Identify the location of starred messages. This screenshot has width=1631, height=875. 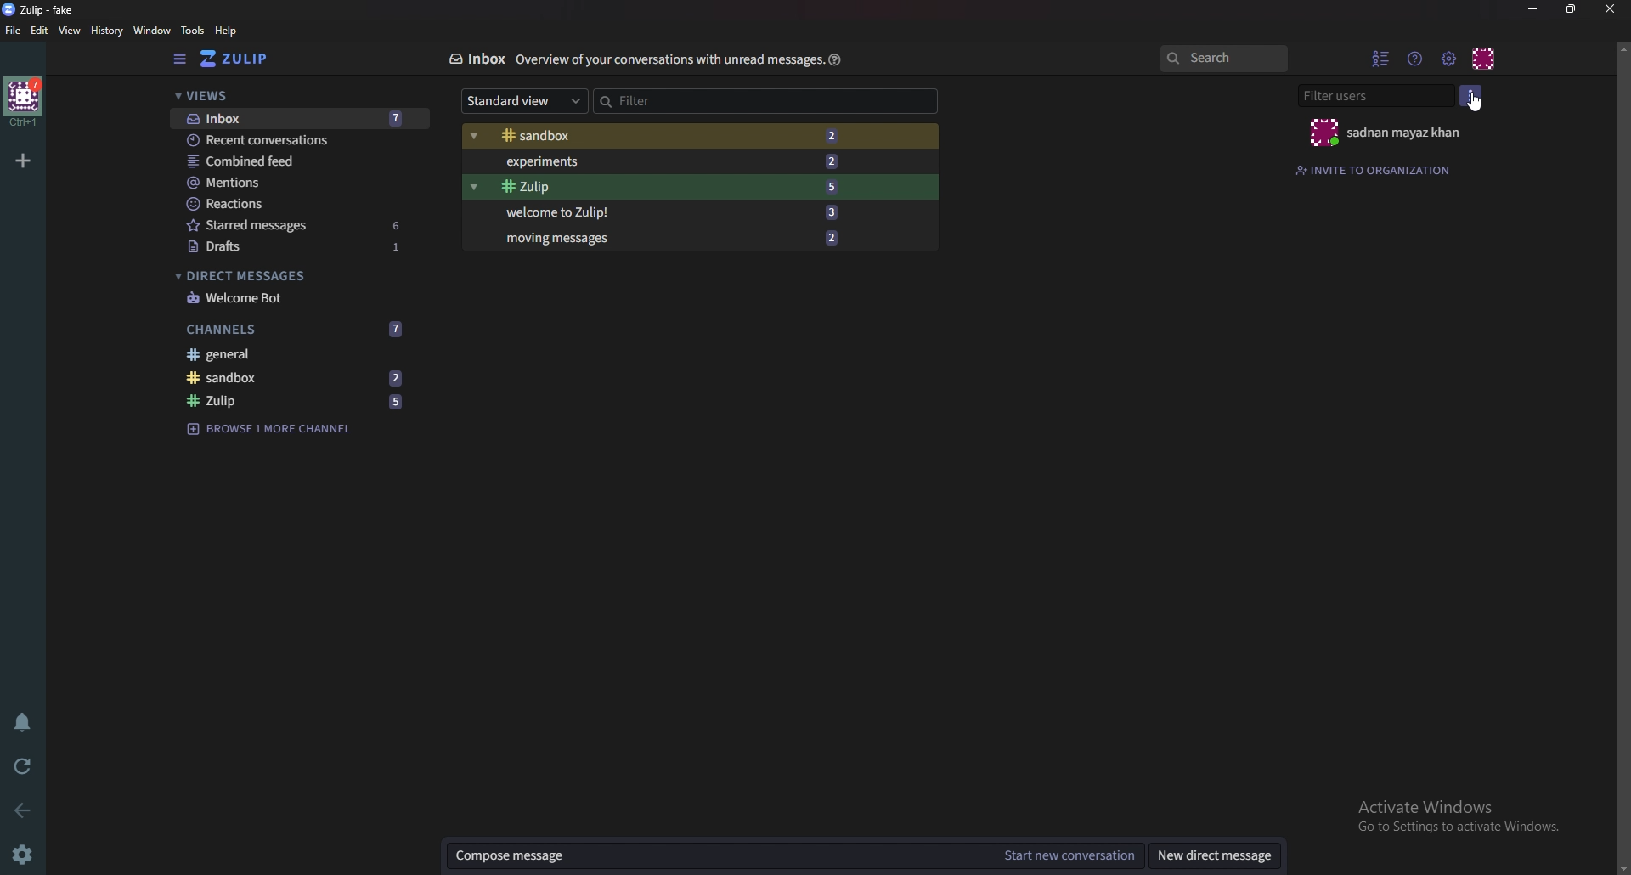
(295, 224).